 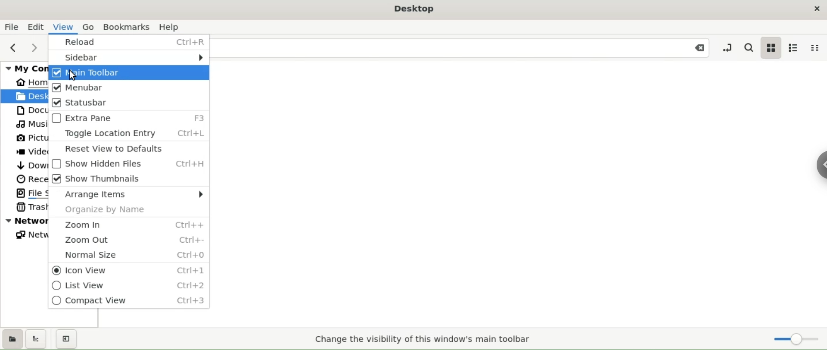 What do you see at coordinates (173, 27) in the screenshot?
I see `help` at bounding box center [173, 27].